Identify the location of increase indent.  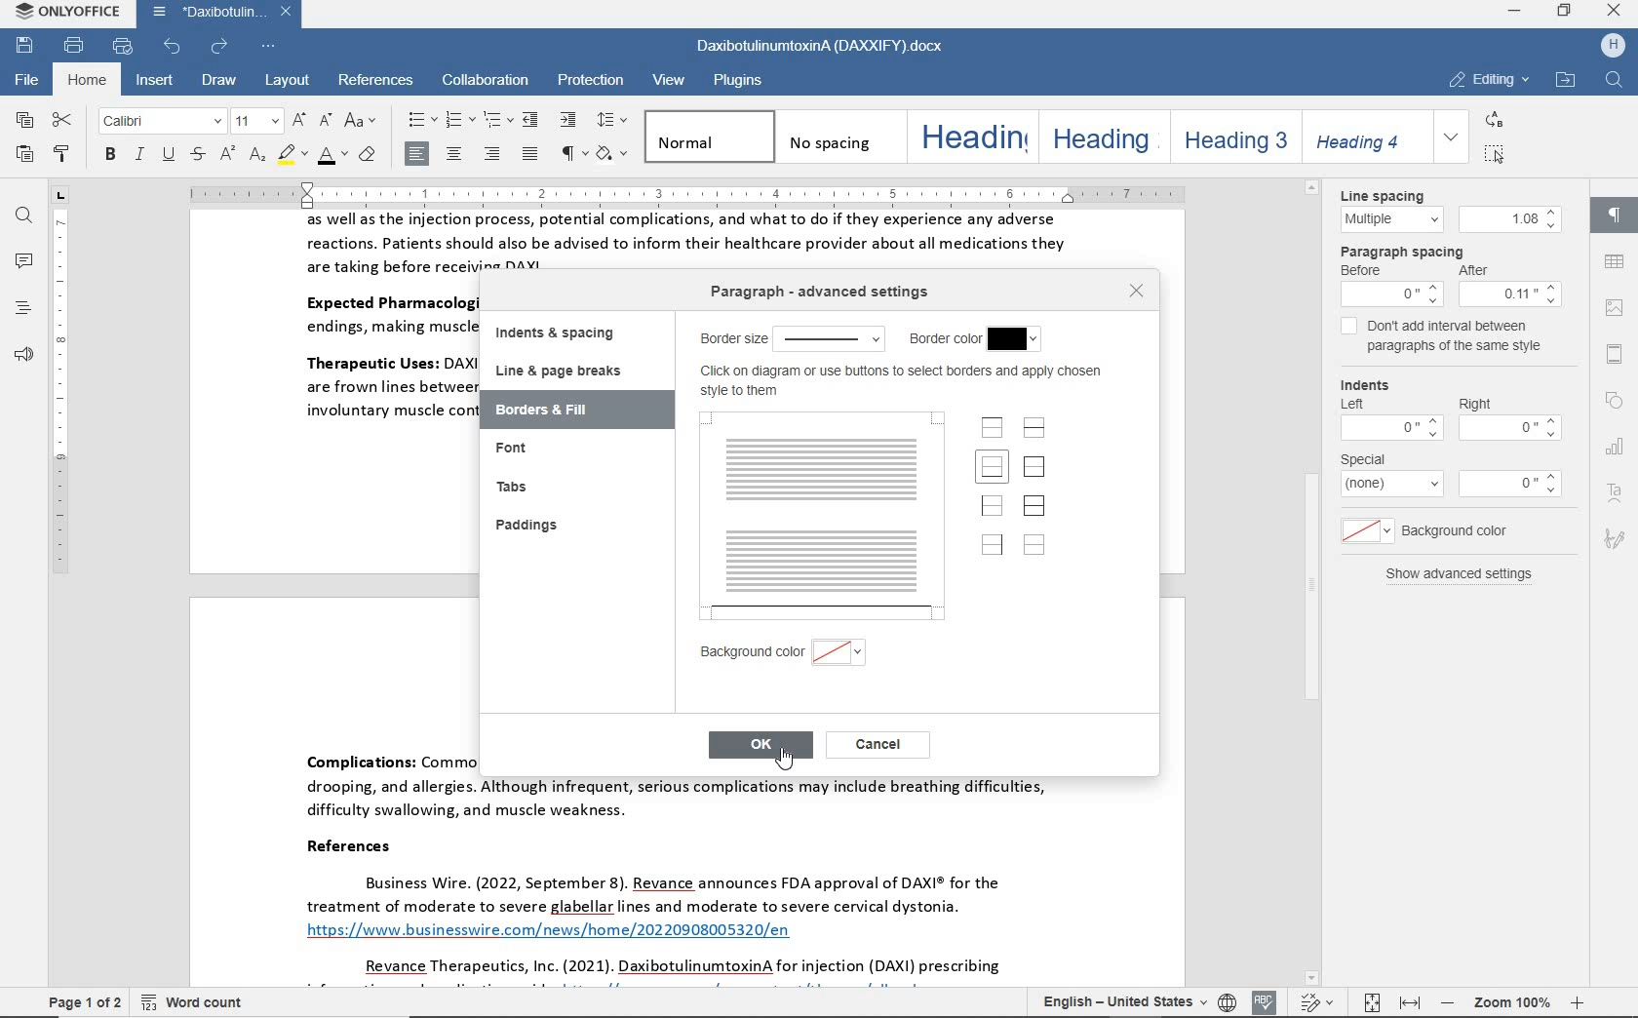
(569, 120).